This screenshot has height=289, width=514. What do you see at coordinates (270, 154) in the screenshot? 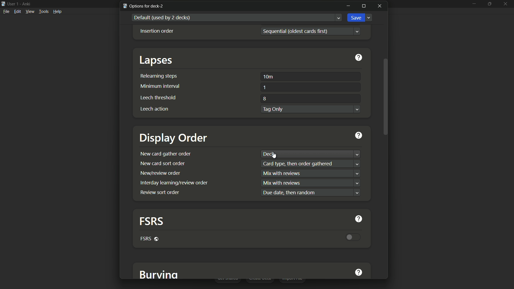
I see `deck` at bounding box center [270, 154].